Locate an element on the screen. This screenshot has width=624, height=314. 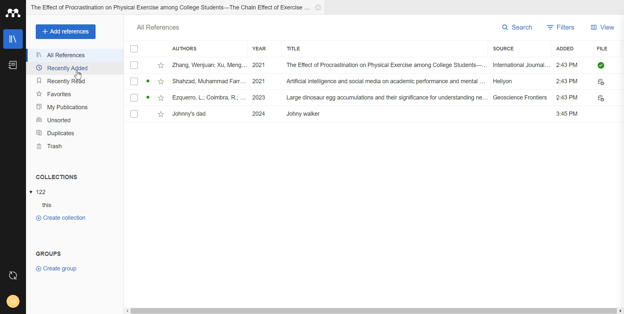
Authors is located at coordinates (203, 48).